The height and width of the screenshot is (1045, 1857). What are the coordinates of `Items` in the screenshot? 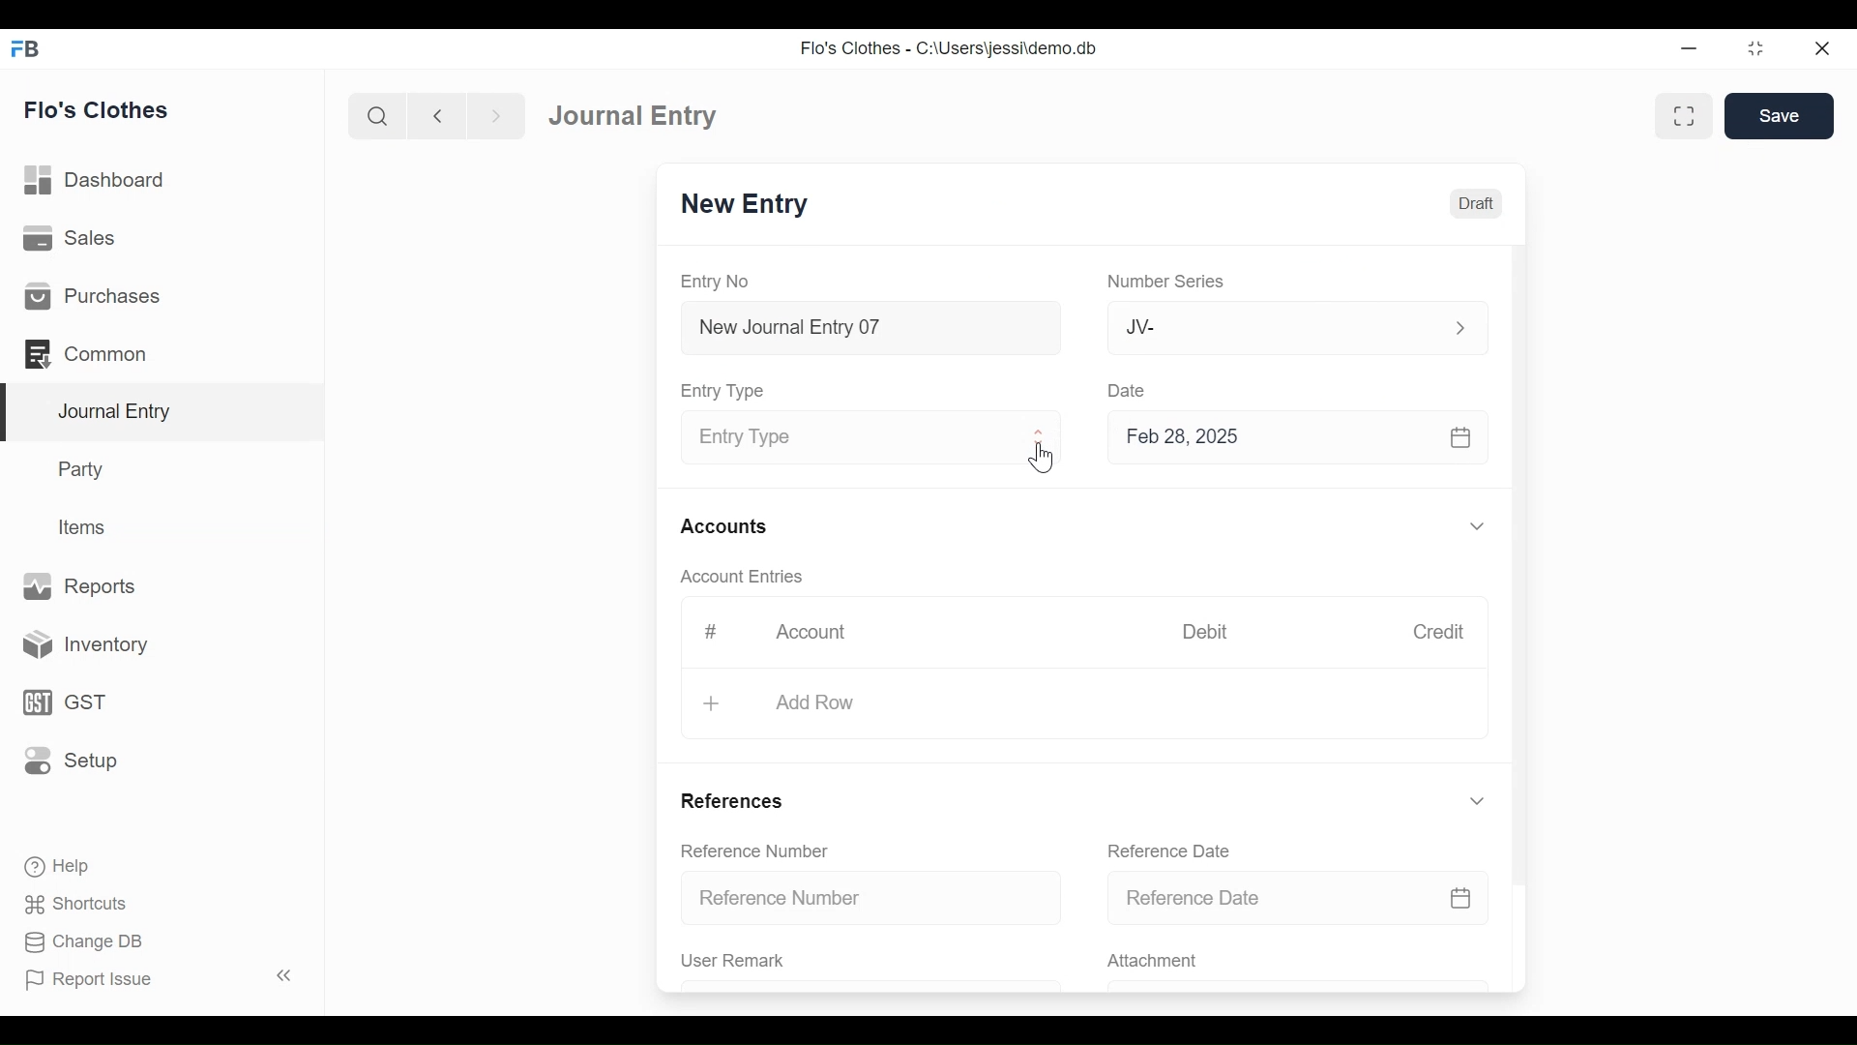 It's located at (85, 527).